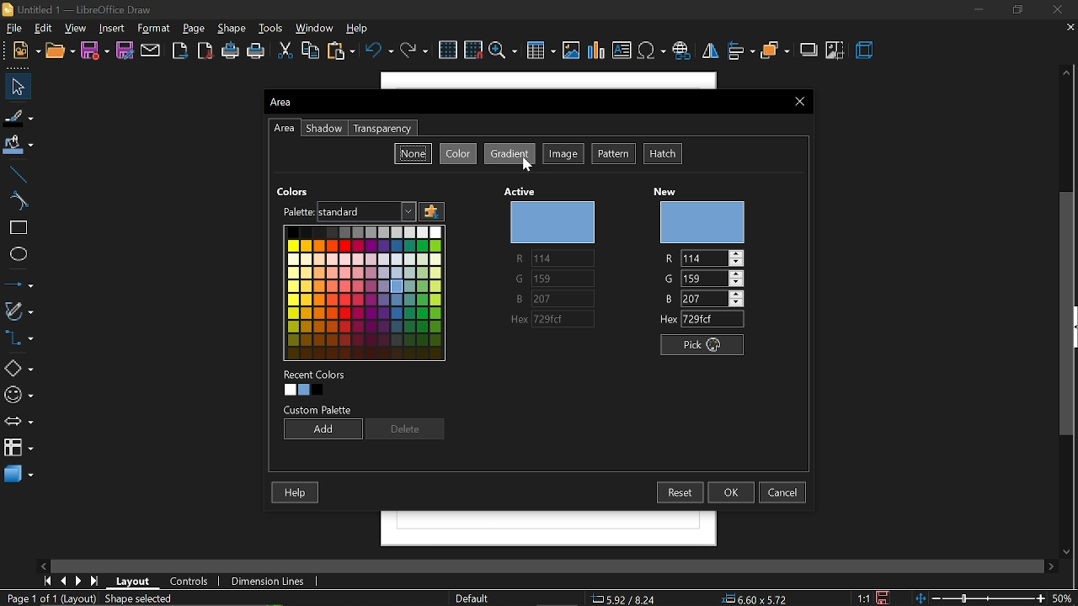 Image resolution: width=1078 pixels, height=606 pixels. I want to click on file, so click(12, 29).